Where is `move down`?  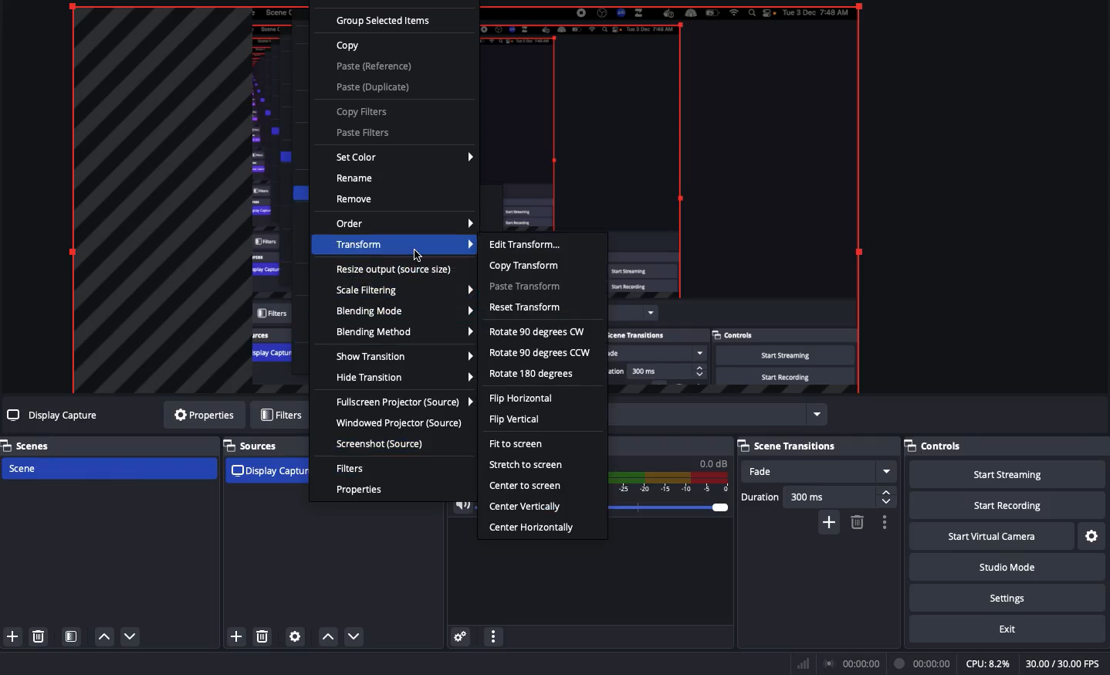 move down is located at coordinates (356, 638).